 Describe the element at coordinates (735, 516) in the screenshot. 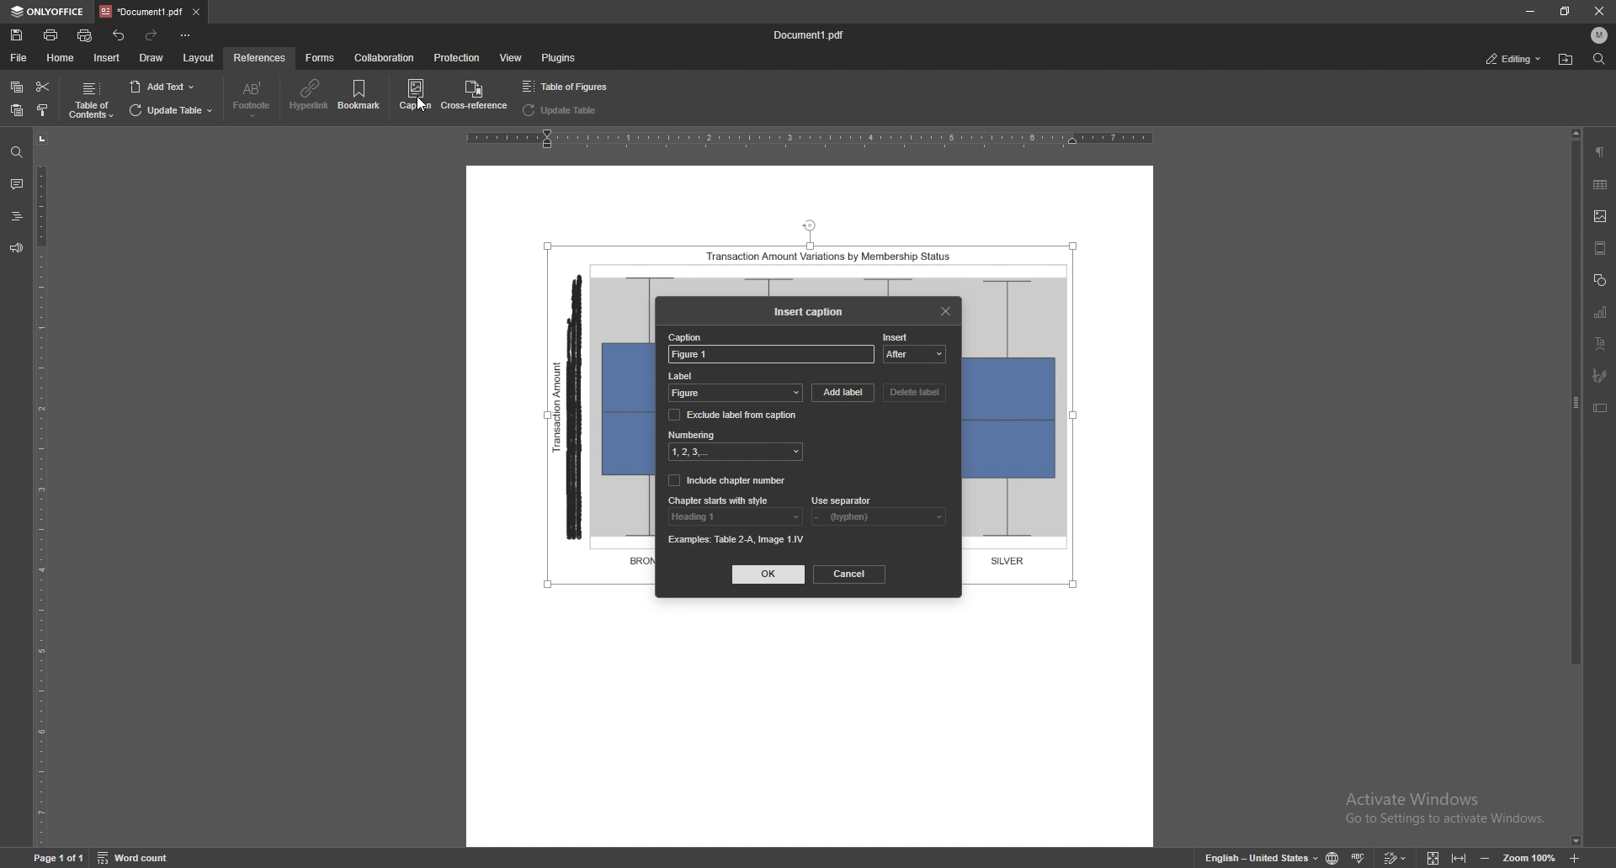

I see `heading` at that location.